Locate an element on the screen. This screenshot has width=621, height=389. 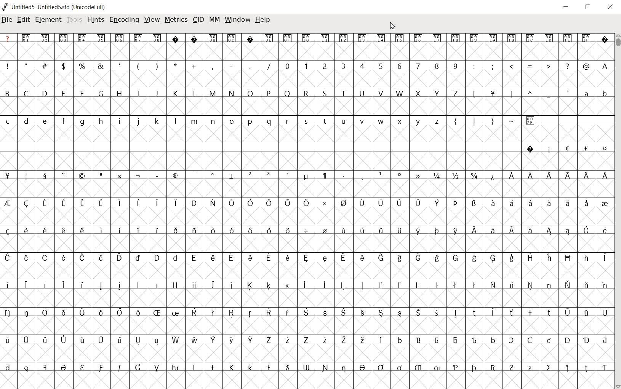
~ is located at coordinates (512, 120).